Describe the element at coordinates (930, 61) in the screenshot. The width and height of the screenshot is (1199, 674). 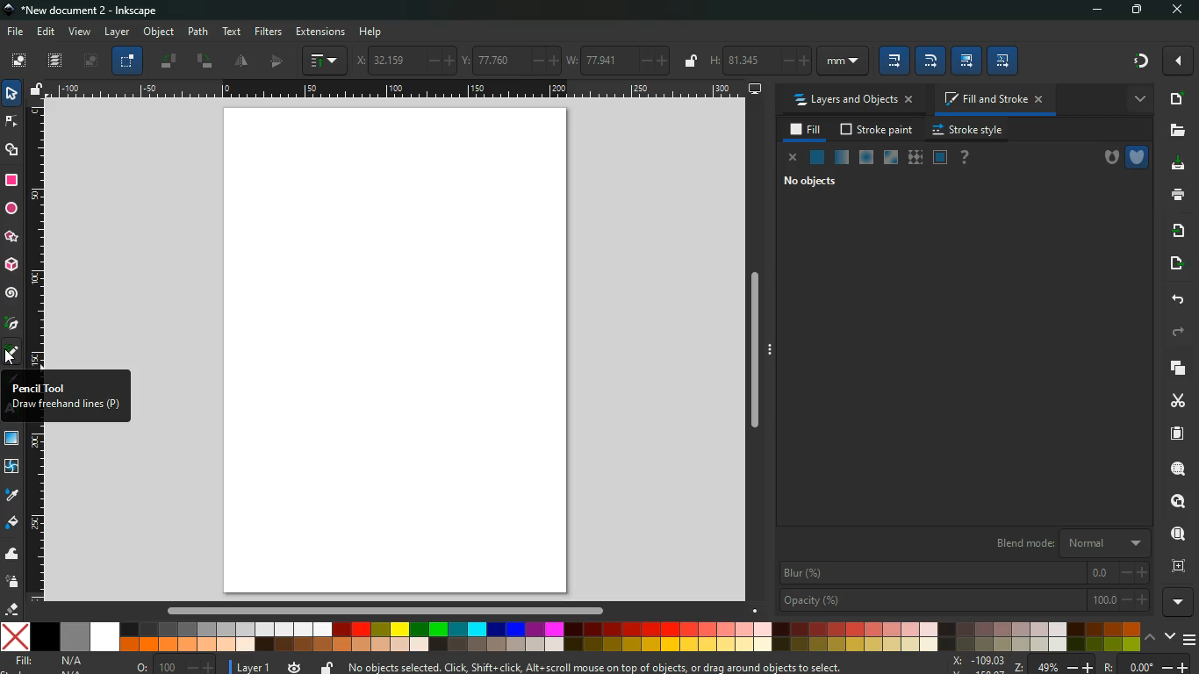
I see `edit` at that location.